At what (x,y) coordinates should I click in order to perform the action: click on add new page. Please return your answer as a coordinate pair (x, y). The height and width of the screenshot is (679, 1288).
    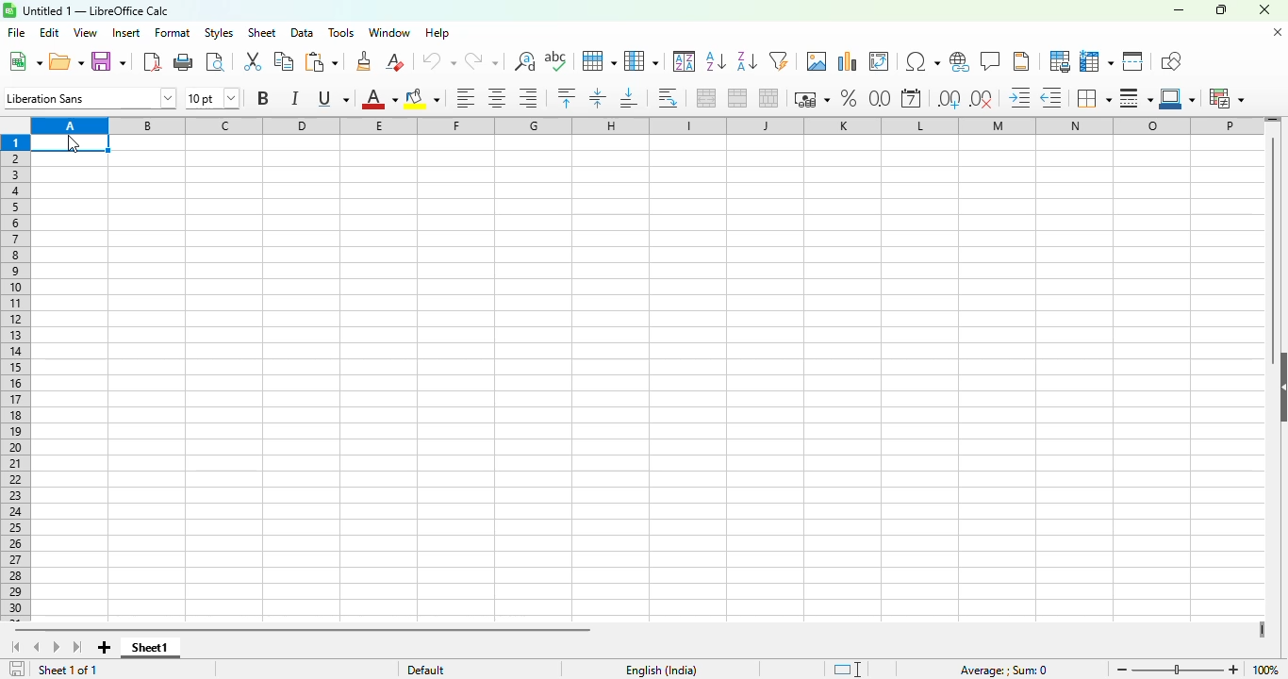
    Looking at the image, I should click on (105, 648).